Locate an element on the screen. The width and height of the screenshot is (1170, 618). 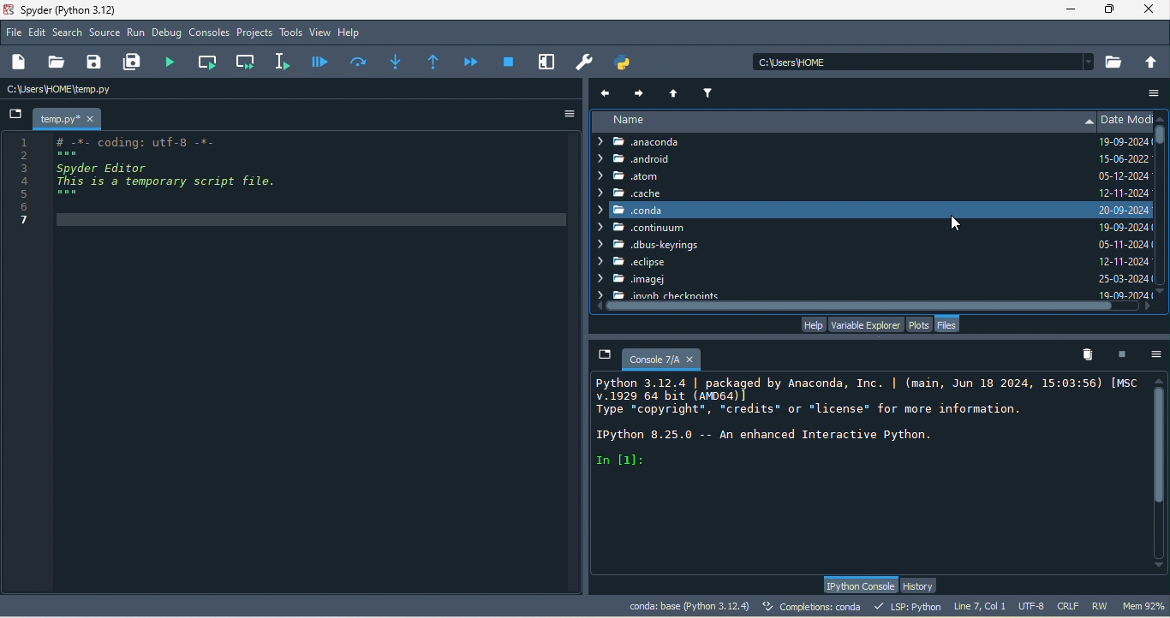
debug is located at coordinates (169, 34).